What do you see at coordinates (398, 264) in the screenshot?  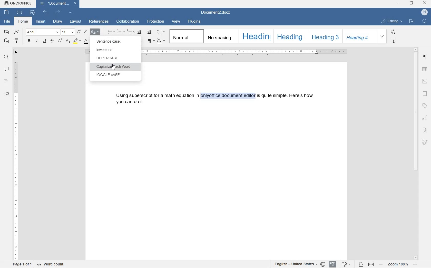 I see `zoom in or zoom out` at bounding box center [398, 264].